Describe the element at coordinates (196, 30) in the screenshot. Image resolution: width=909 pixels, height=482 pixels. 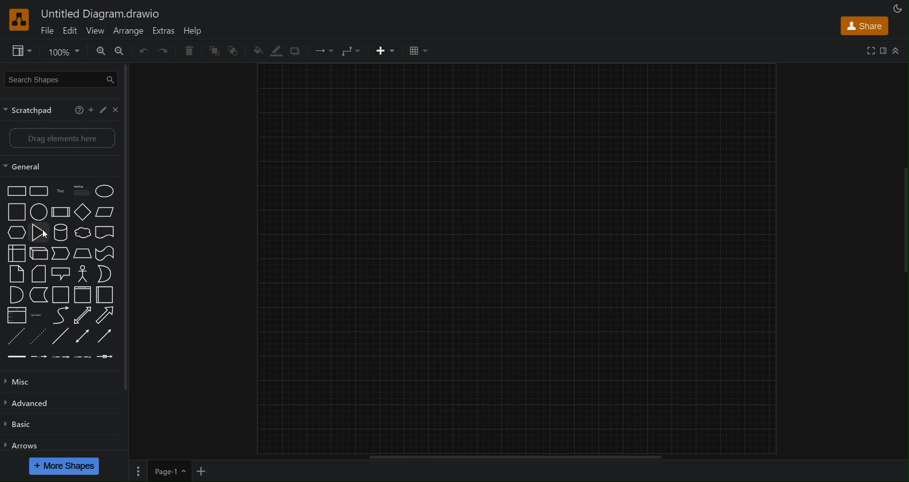
I see `Help` at that location.